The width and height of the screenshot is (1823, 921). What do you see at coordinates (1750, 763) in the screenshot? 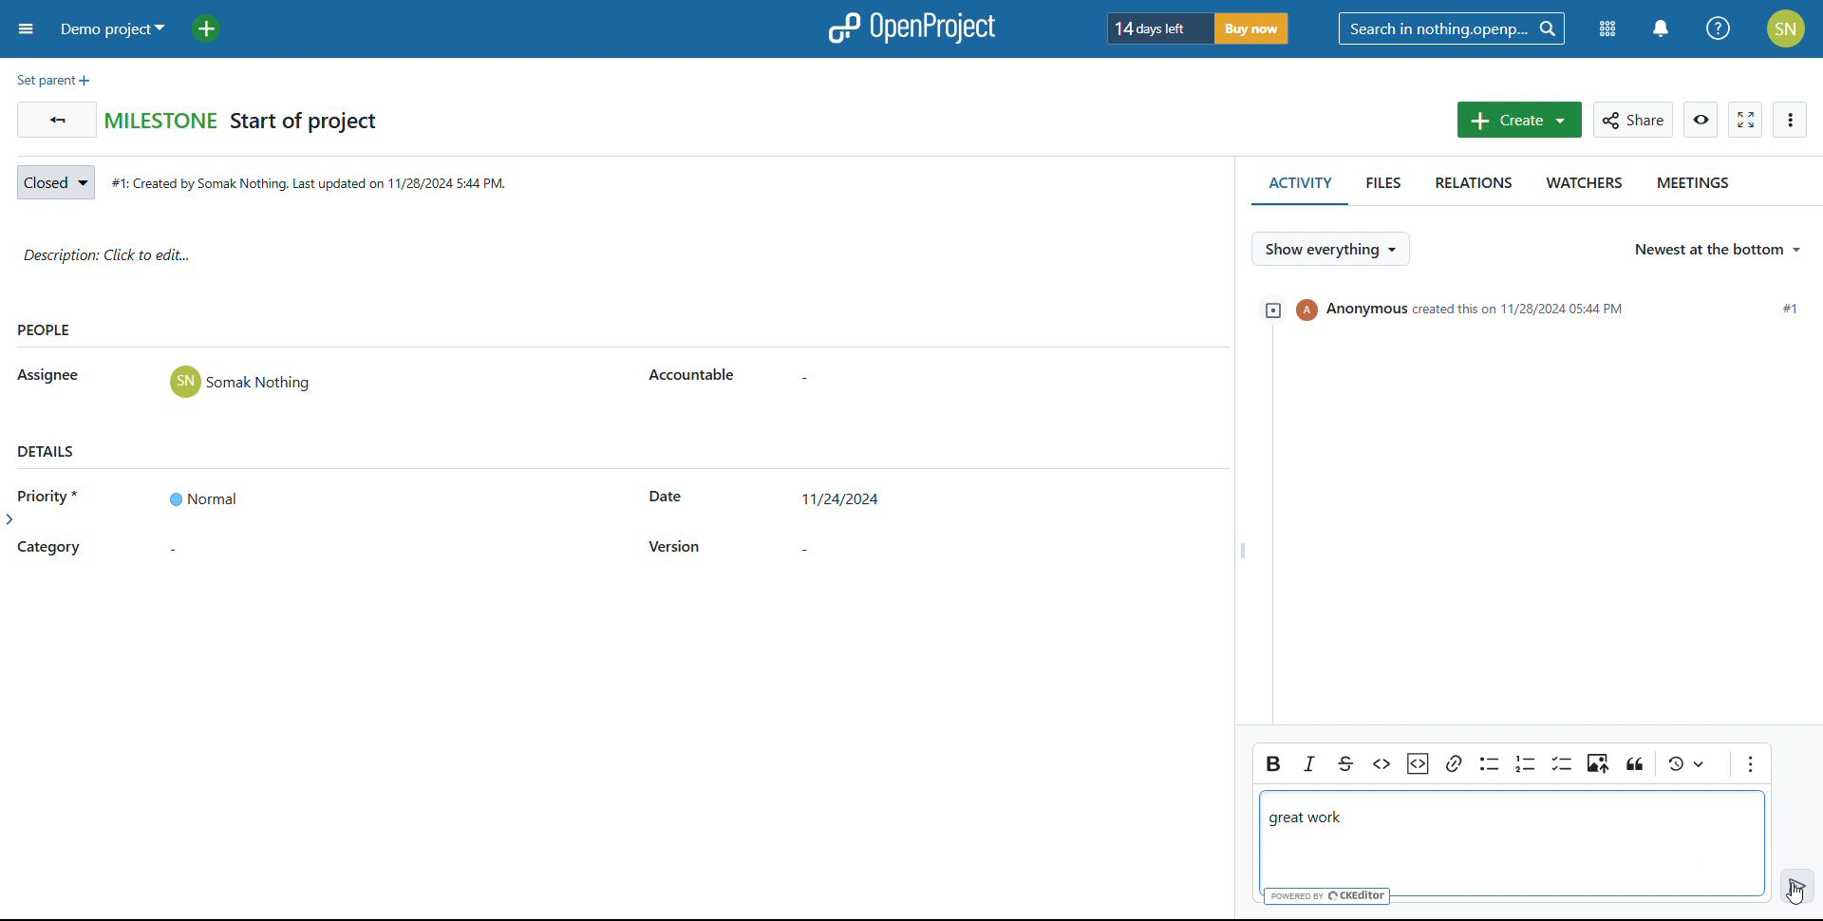
I see `more` at bounding box center [1750, 763].